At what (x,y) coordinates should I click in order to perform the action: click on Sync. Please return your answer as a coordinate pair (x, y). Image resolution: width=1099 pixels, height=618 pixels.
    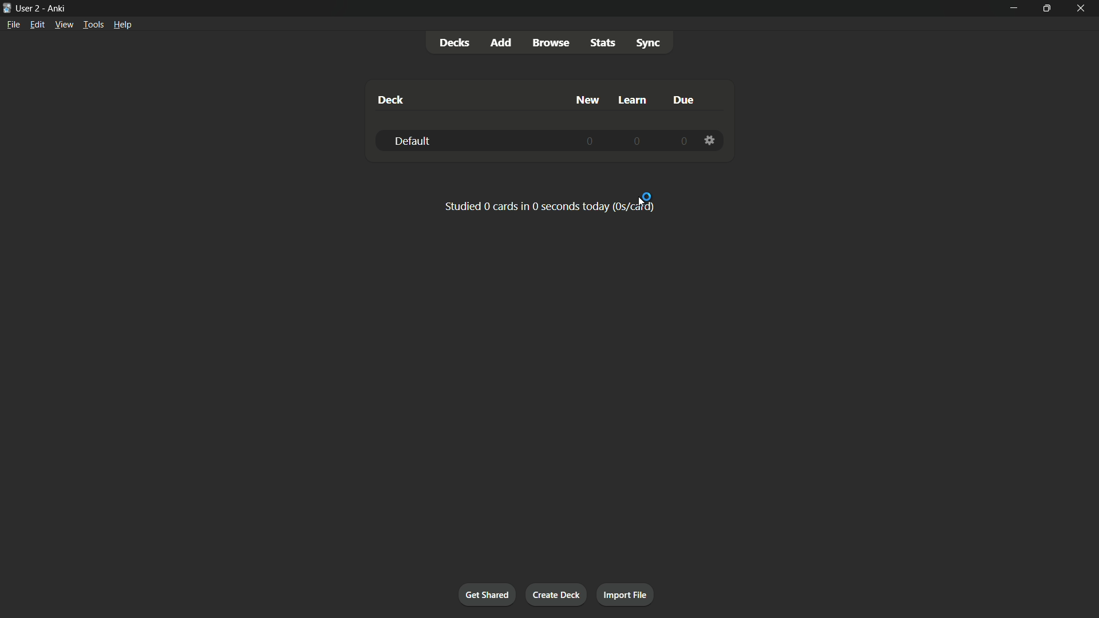
    Looking at the image, I should click on (649, 43).